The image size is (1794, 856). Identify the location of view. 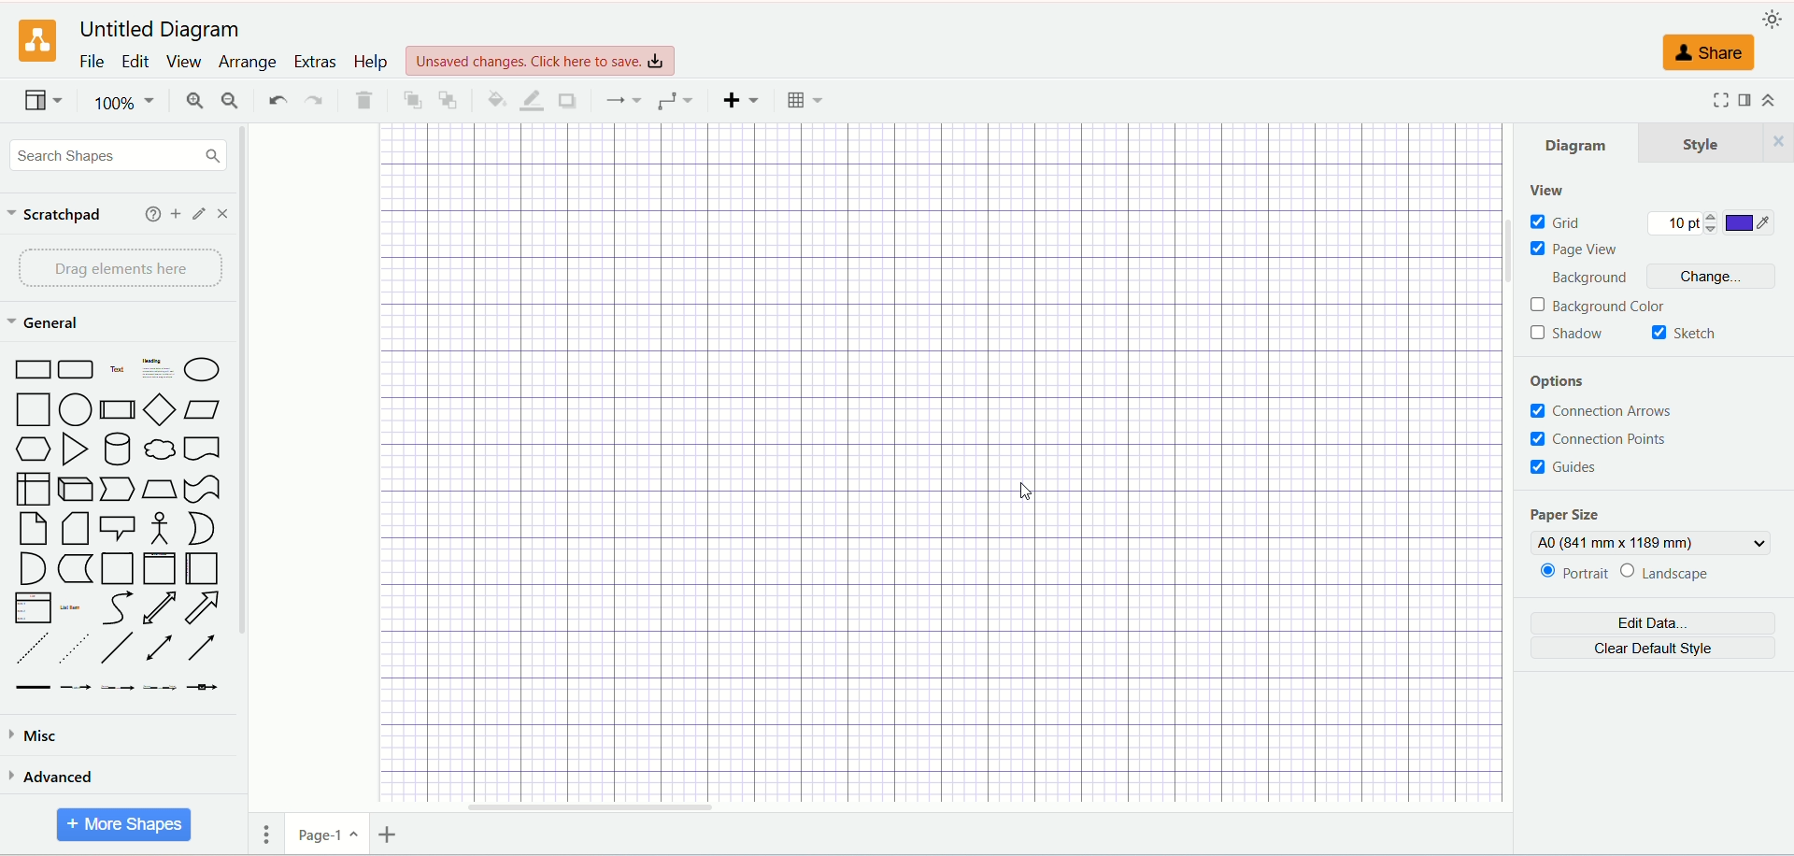
(184, 62).